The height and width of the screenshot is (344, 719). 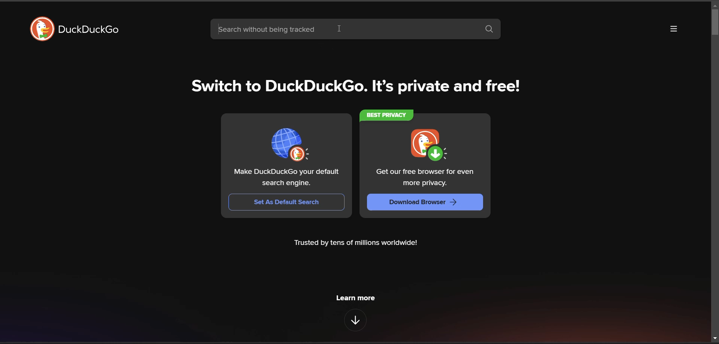 What do you see at coordinates (357, 244) in the screenshot?
I see `Trusted by tens of millions worldwide!` at bounding box center [357, 244].